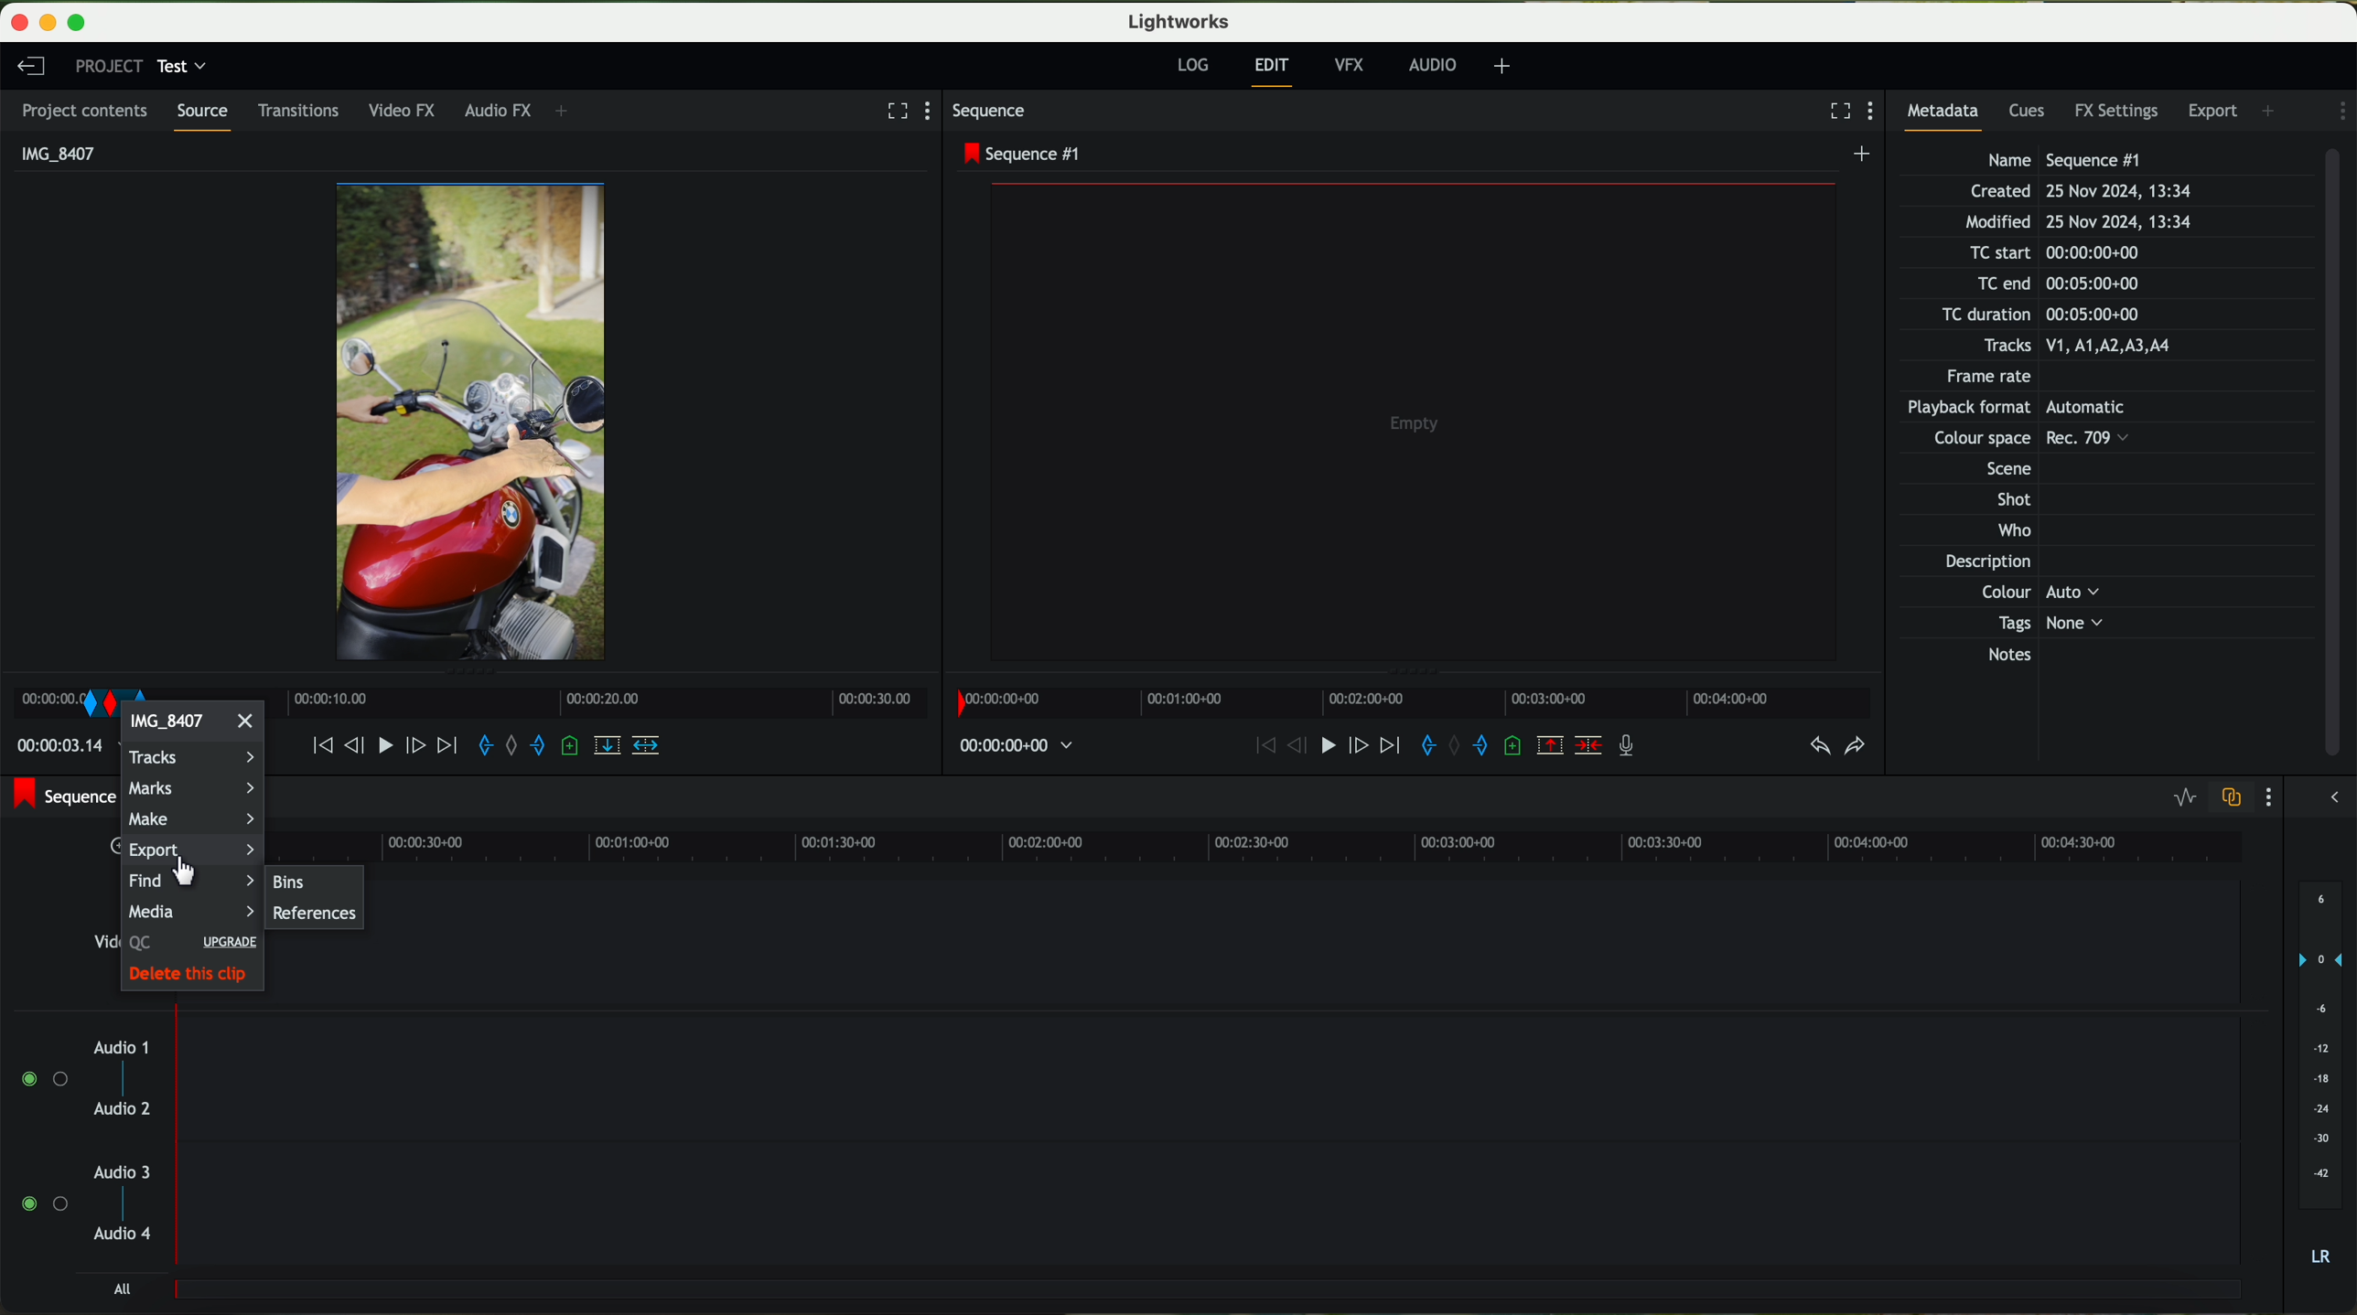 This screenshot has width=2357, height=1315. Describe the element at coordinates (2073, 347) in the screenshot. I see `Tracks` at that location.